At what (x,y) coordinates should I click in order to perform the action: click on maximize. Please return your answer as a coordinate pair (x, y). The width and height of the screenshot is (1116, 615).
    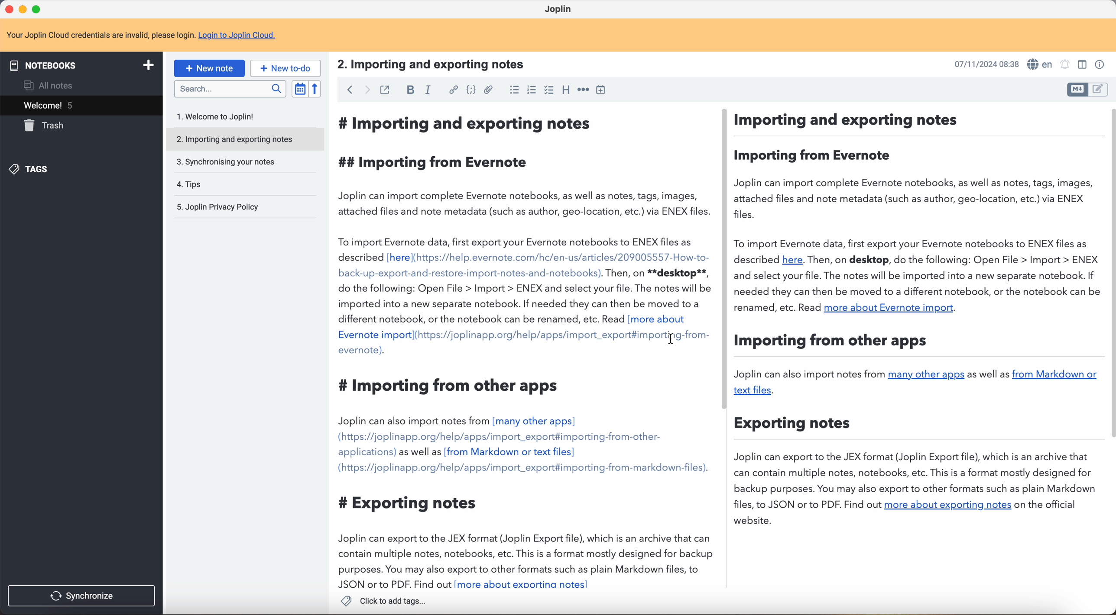
    Looking at the image, I should click on (37, 8).